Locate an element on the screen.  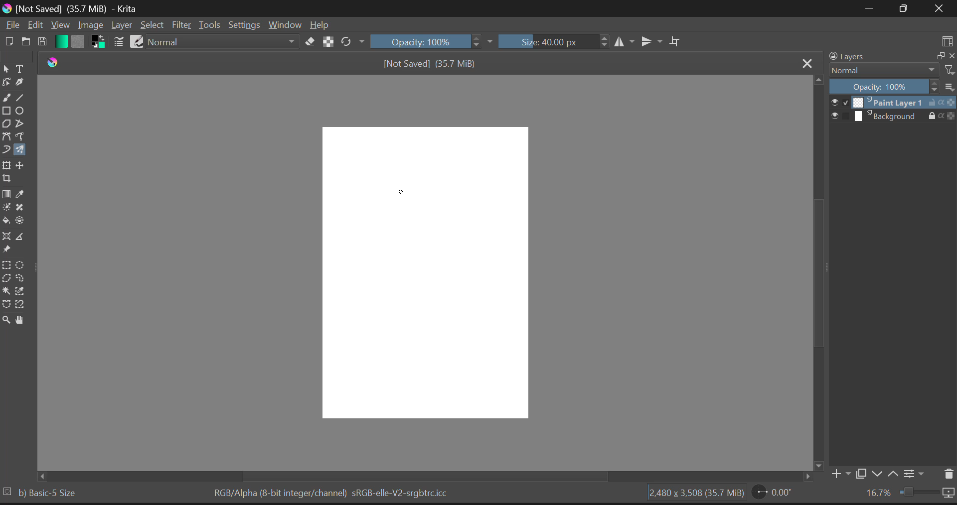
selection is located at coordinates (8, 491).